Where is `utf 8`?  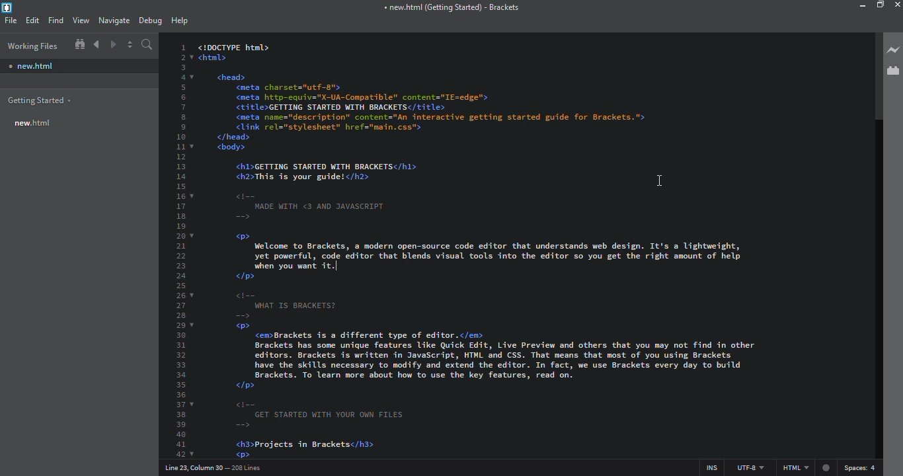 utf 8 is located at coordinates (748, 465).